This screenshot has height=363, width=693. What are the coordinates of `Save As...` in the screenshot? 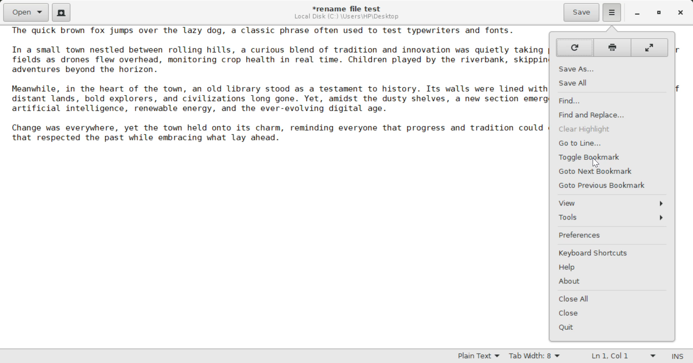 It's located at (613, 67).